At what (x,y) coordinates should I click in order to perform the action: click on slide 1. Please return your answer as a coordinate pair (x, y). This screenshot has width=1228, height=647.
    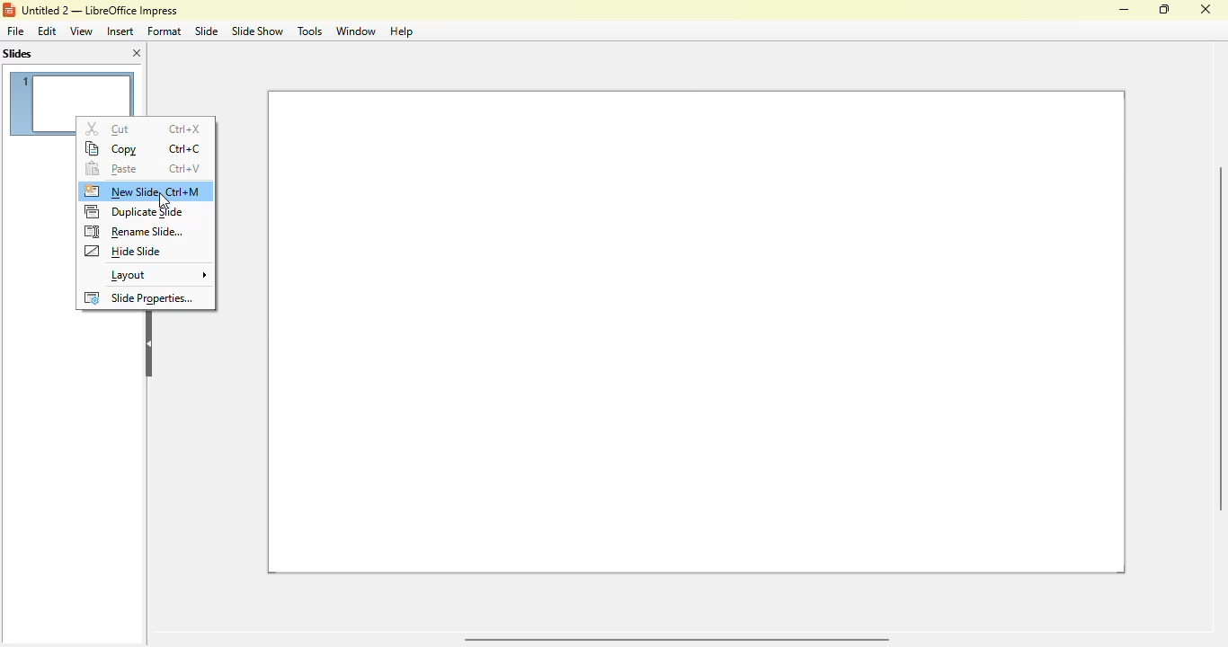
    Looking at the image, I should click on (71, 92).